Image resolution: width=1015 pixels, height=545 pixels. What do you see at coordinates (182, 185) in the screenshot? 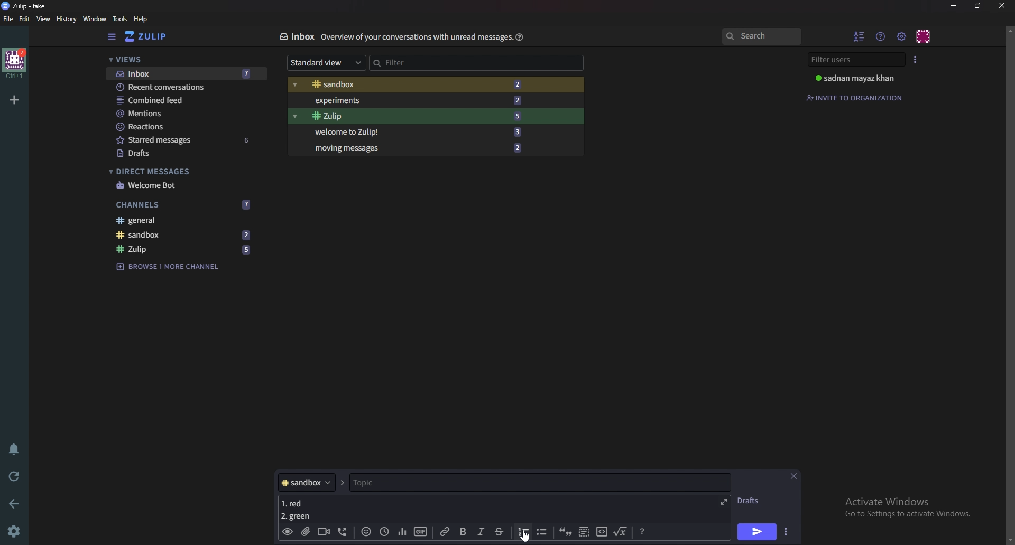
I see `welcome bot` at bounding box center [182, 185].